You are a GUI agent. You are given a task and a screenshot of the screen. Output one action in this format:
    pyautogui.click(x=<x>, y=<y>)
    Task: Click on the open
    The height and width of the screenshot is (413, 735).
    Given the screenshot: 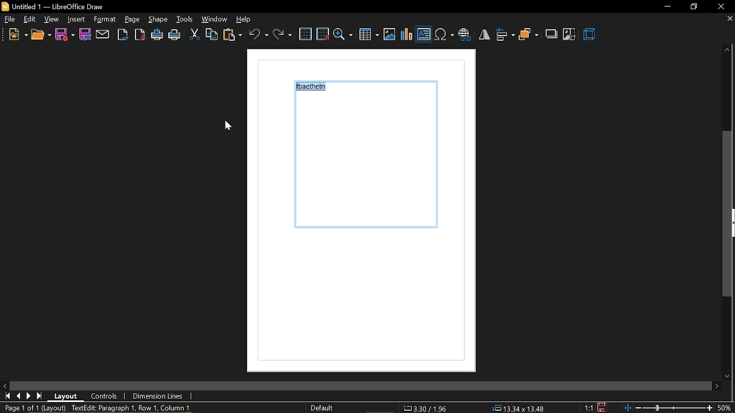 What is the action you would take?
    pyautogui.click(x=40, y=35)
    